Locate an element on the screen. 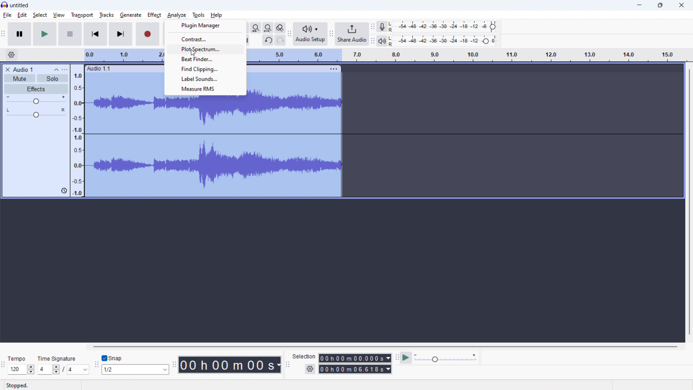 The height and width of the screenshot is (390, 693). track options is located at coordinates (335, 69).